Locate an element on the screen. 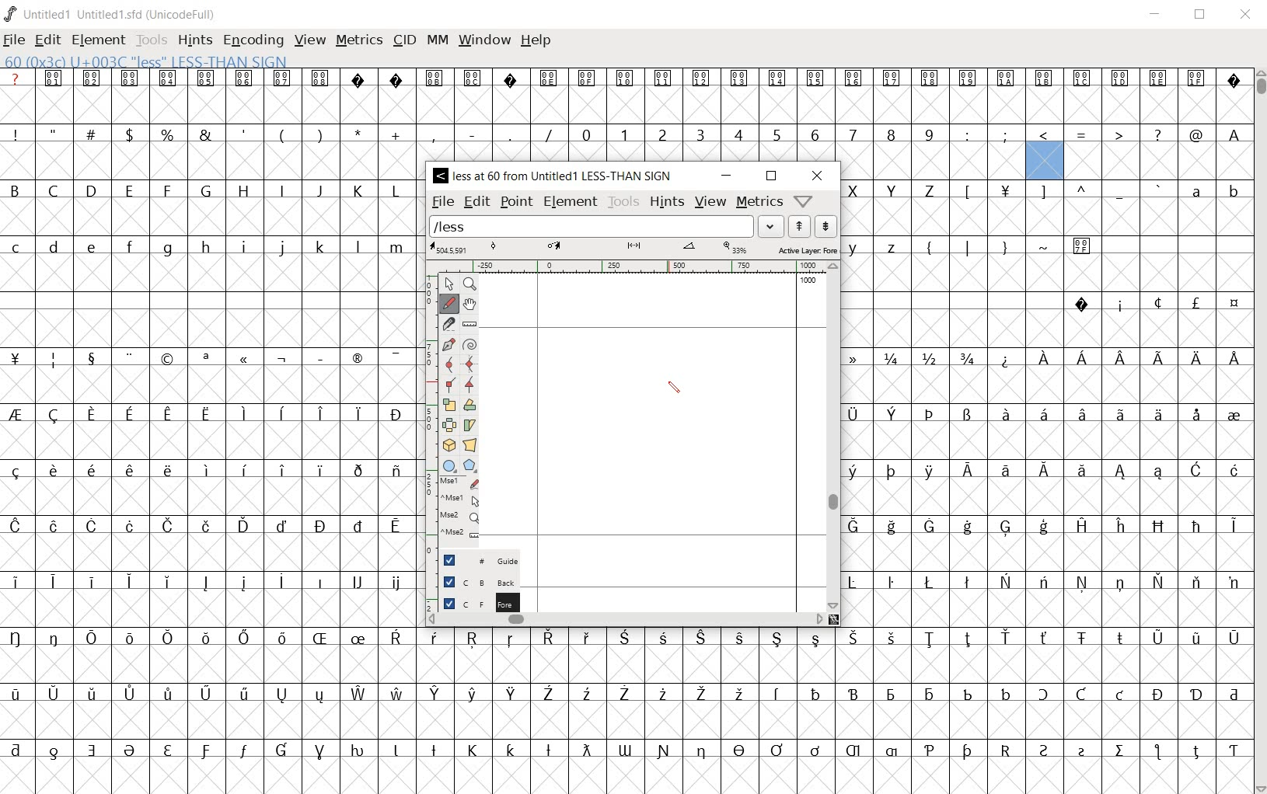  special letters is located at coordinates (207, 583).